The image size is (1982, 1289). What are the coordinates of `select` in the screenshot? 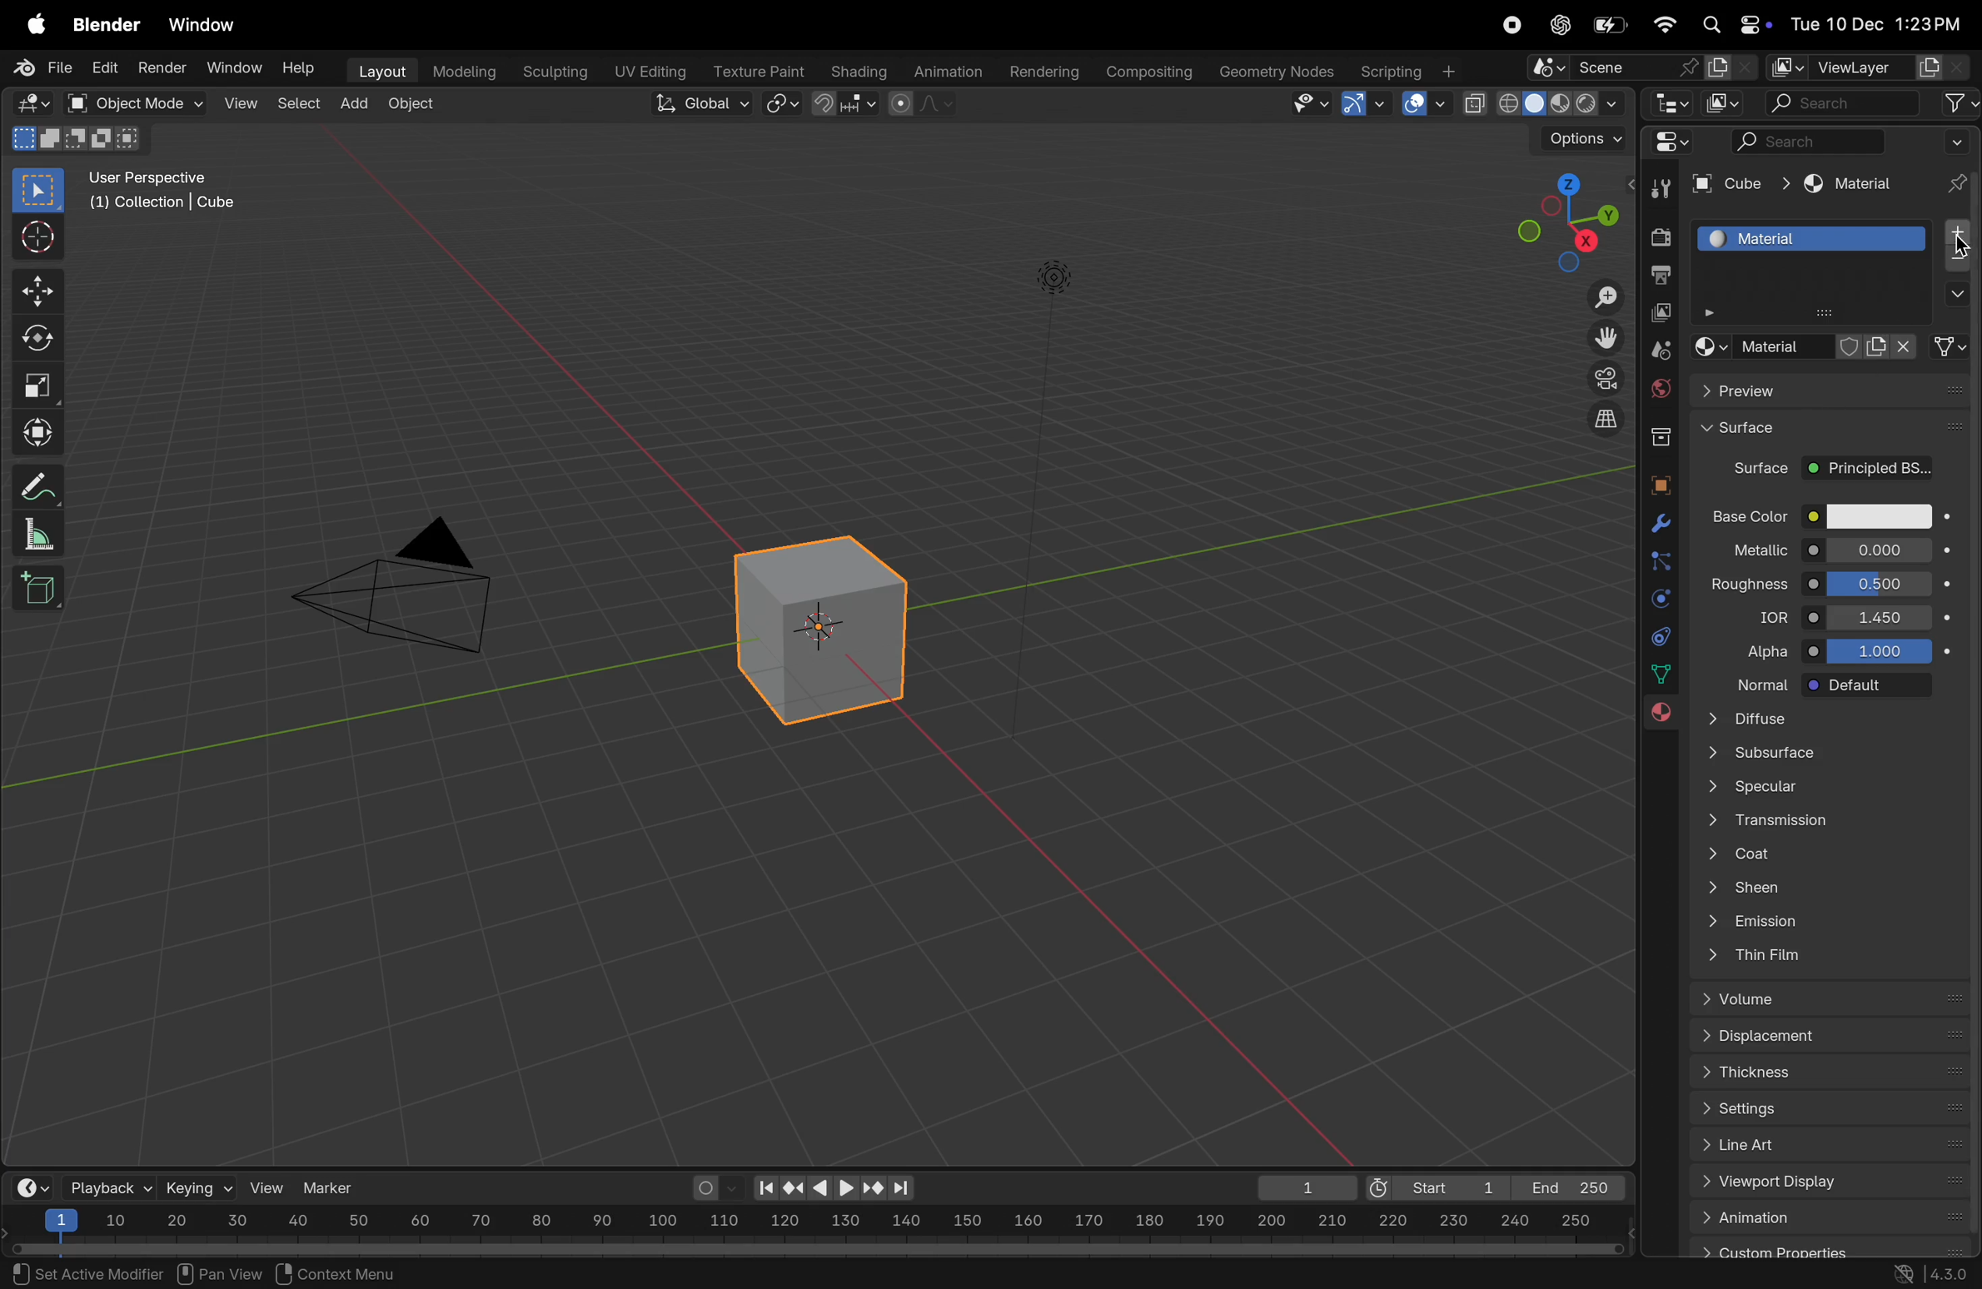 It's located at (40, 191).